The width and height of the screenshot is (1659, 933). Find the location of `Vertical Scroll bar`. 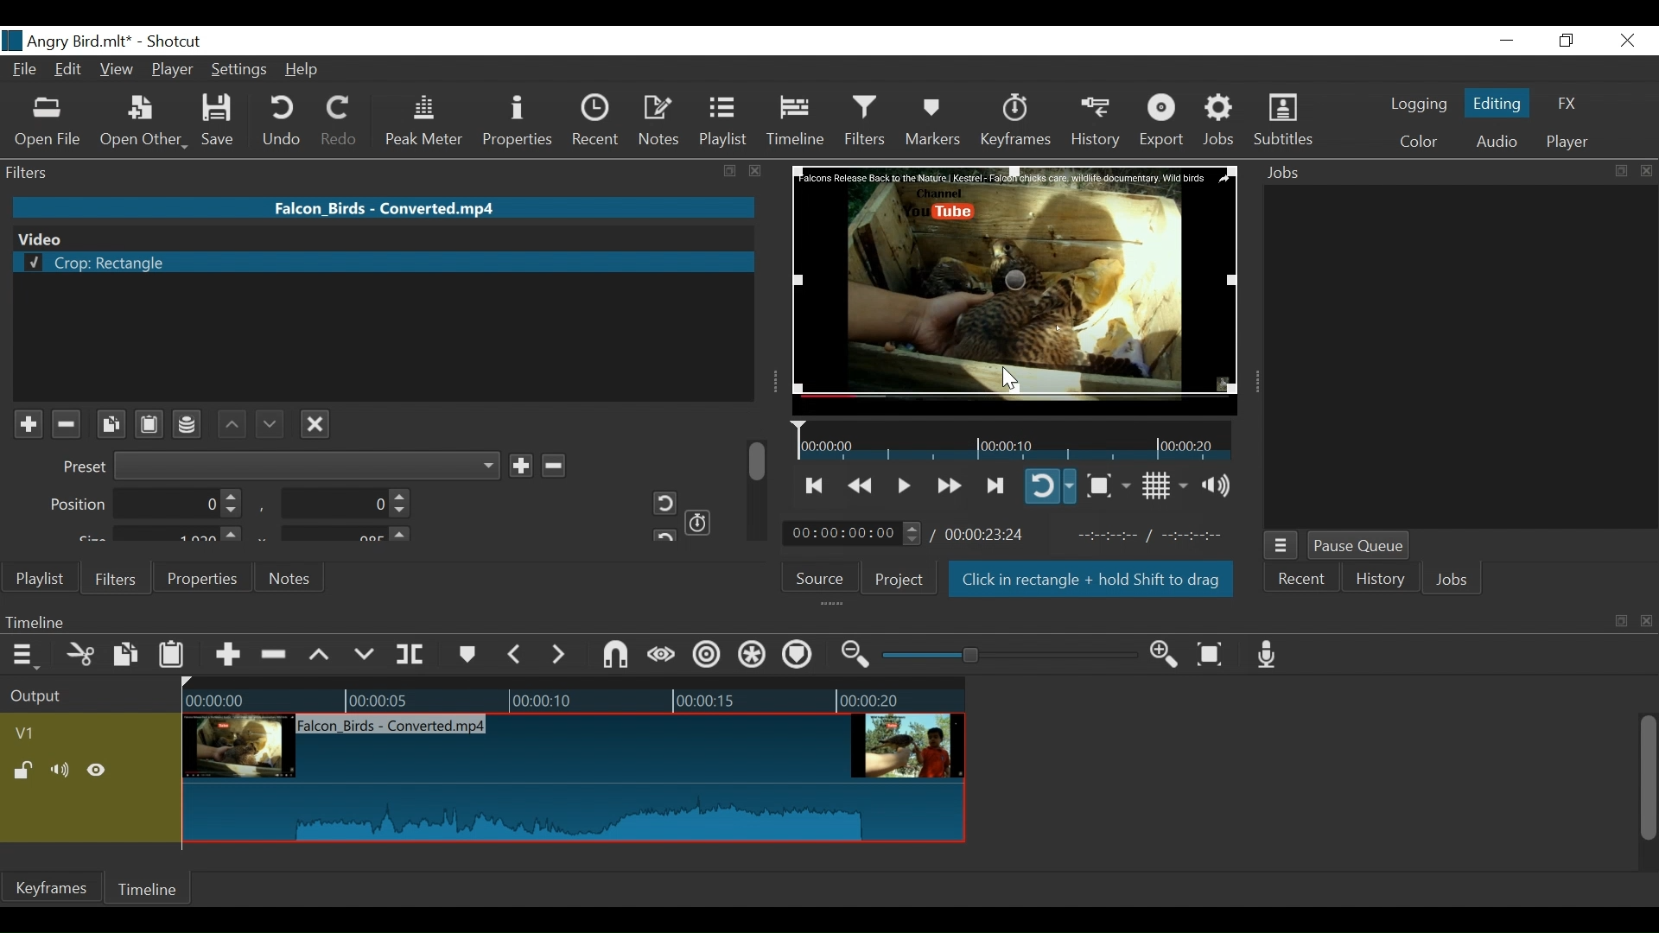

Vertical Scroll bar is located at coordinates (1646, 780).